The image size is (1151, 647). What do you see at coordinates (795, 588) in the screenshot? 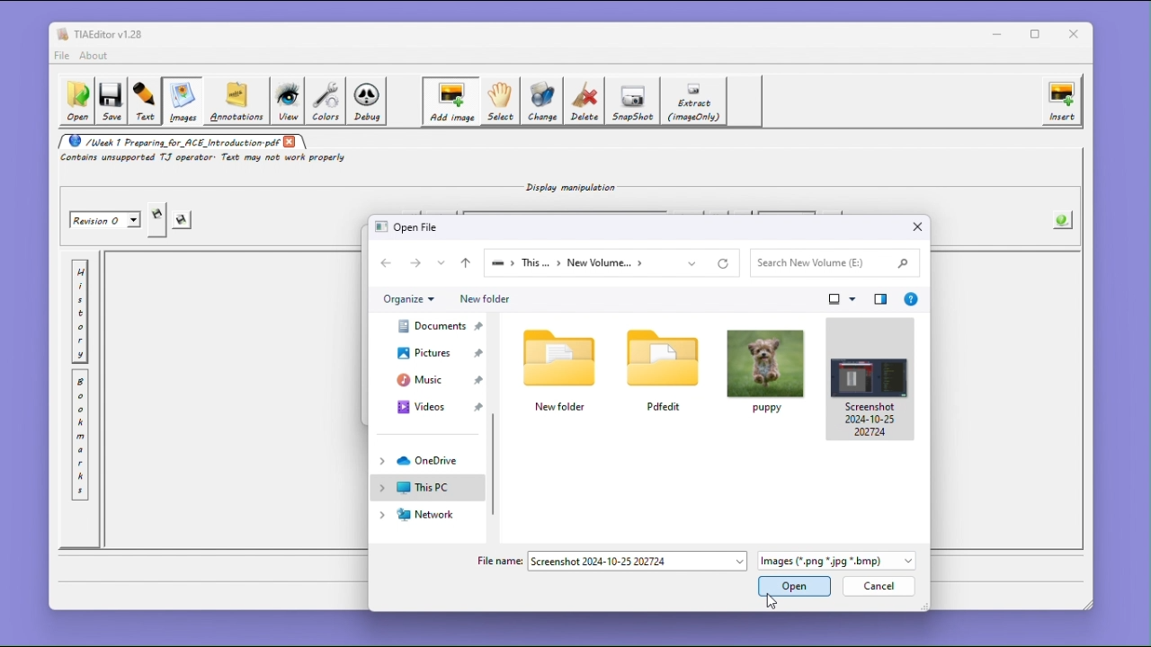
I see `open` at bounding box center [795, 588].